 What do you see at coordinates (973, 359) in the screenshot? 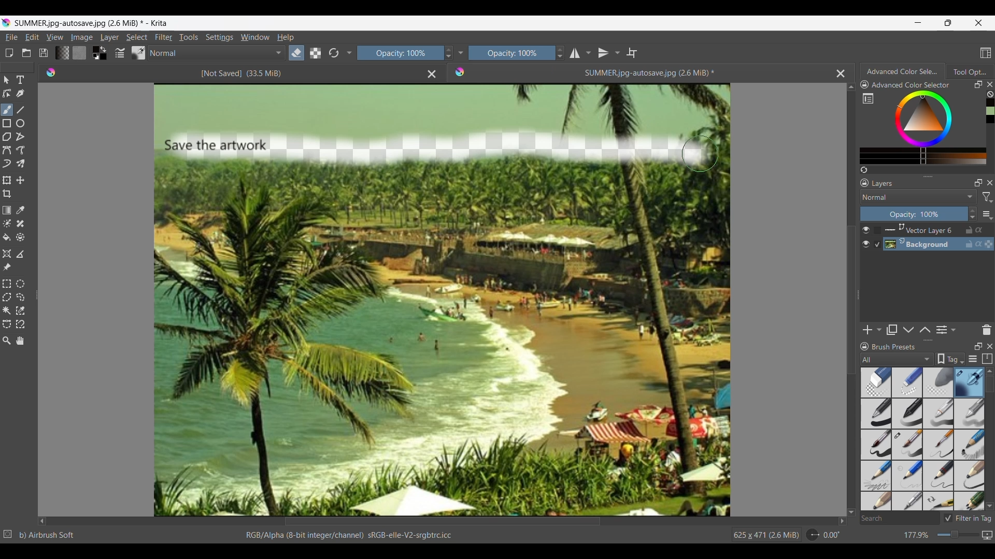
I see `Display settings` at bounding box center [973, 359].